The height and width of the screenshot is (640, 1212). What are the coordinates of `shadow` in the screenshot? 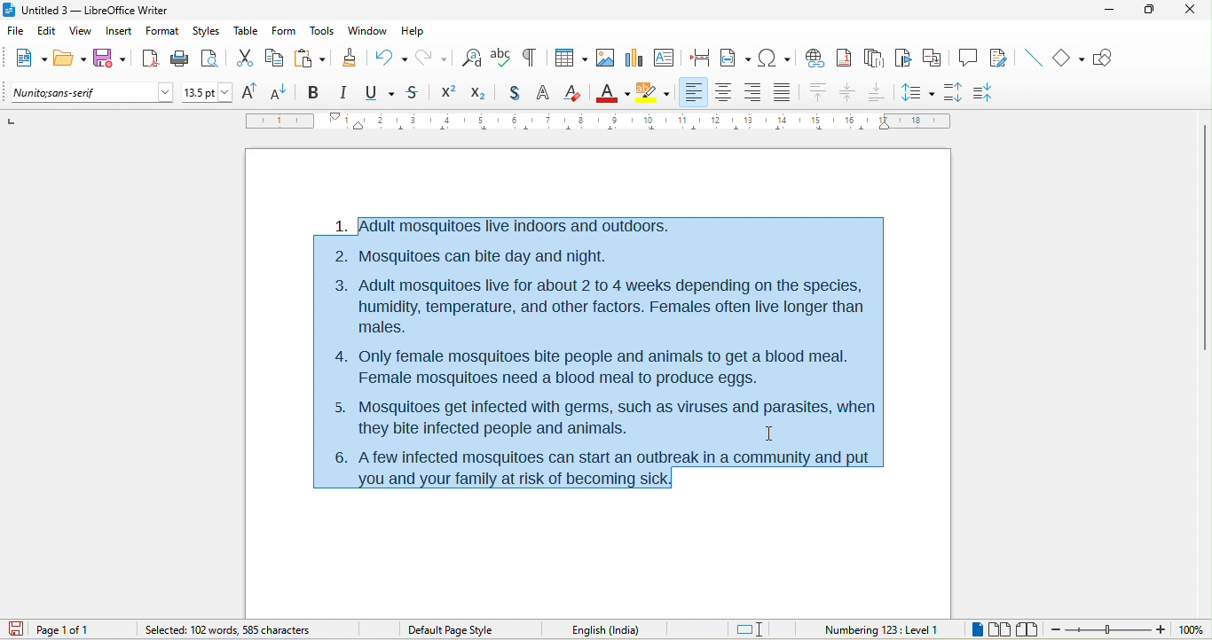 It's located at (508, 94).